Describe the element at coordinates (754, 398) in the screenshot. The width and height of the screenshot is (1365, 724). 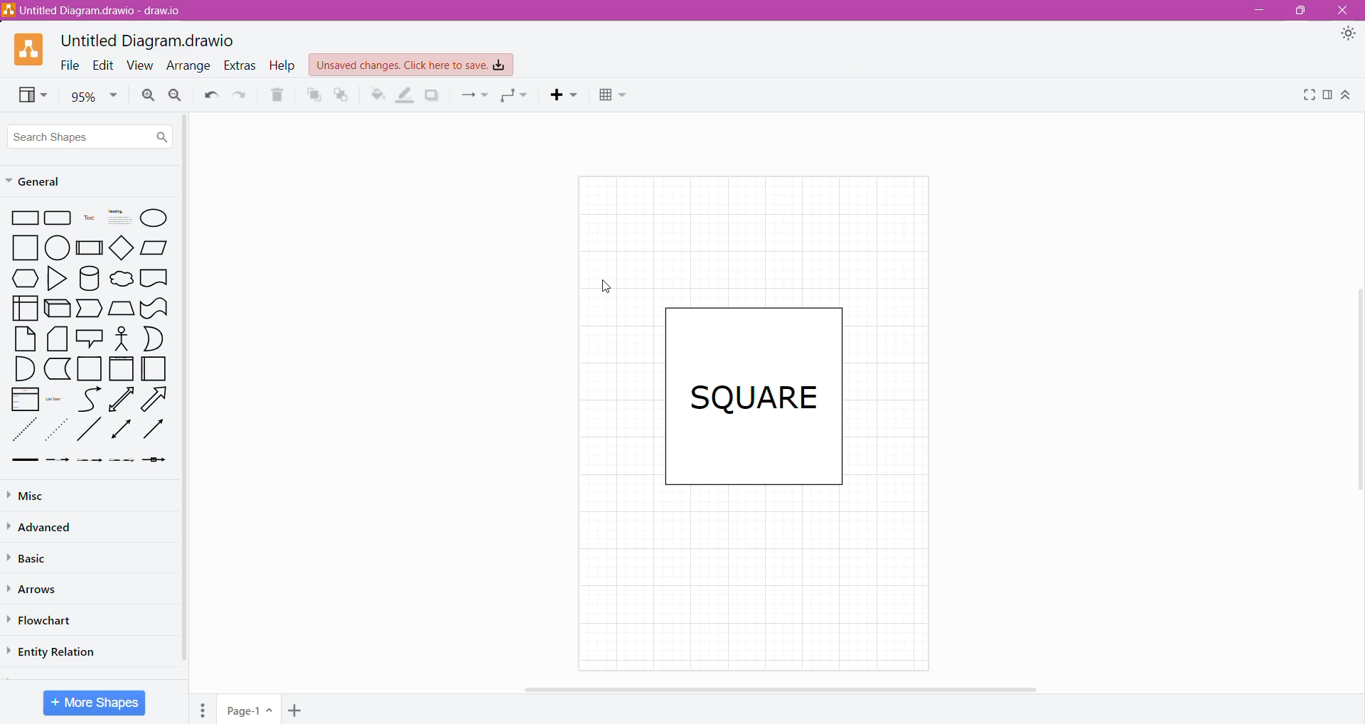
I see `Text frame` at that location.